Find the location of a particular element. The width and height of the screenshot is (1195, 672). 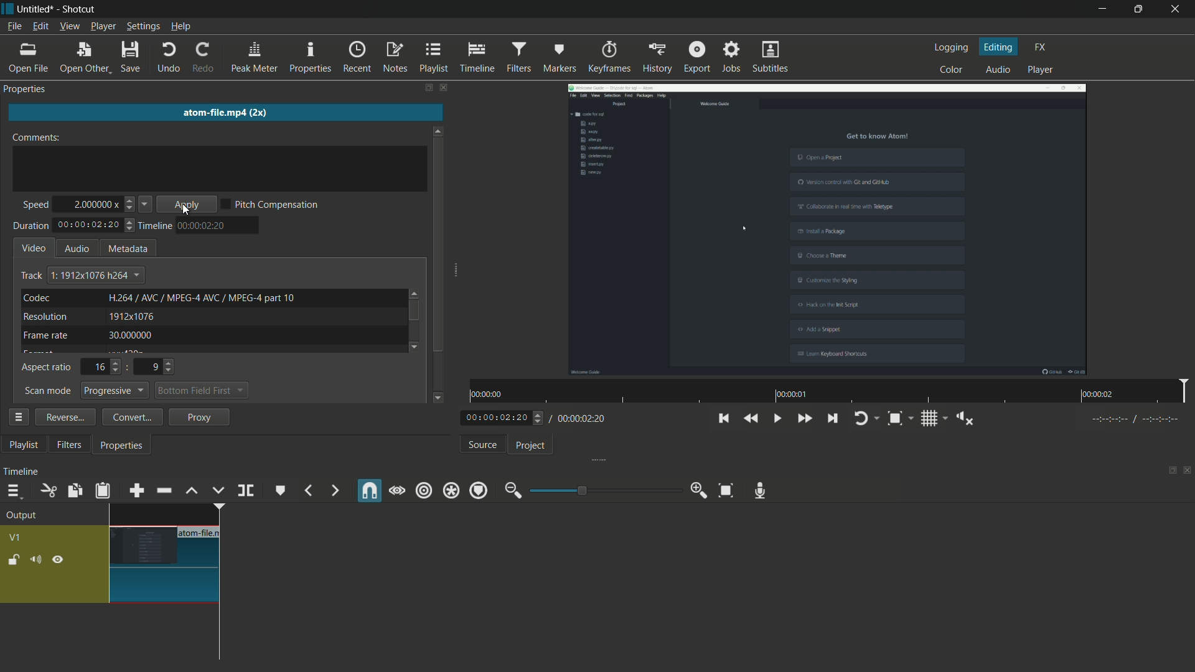

zoom out is located at coordinates (513, 490).